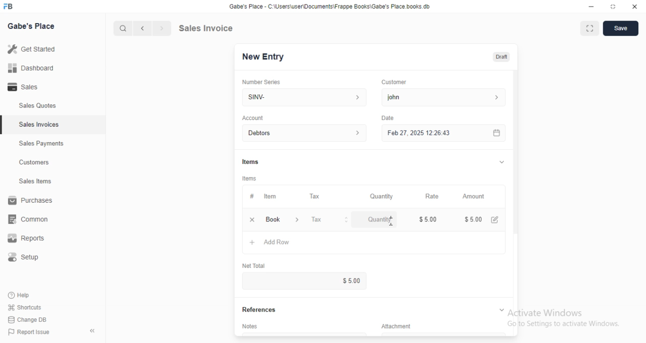 The height and width of the screenshot is (343, 646). What do you see at coordinates (228, 28) in the screenshot?
I see `Sales Invoice` at bounding box center [228, 28].